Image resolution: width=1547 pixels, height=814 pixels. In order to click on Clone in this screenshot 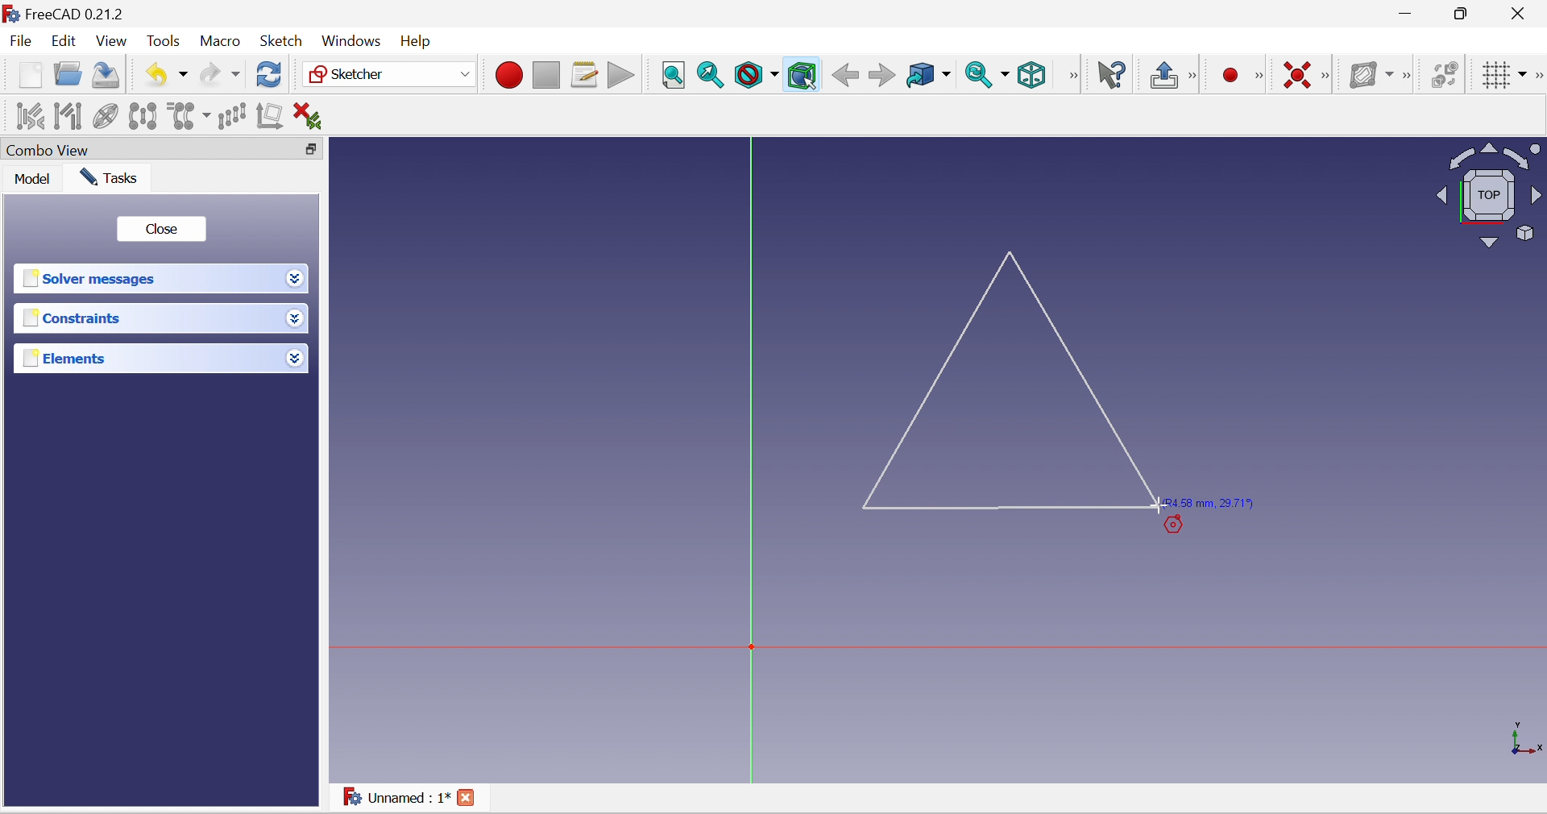, I will do `click(189, 118)`.